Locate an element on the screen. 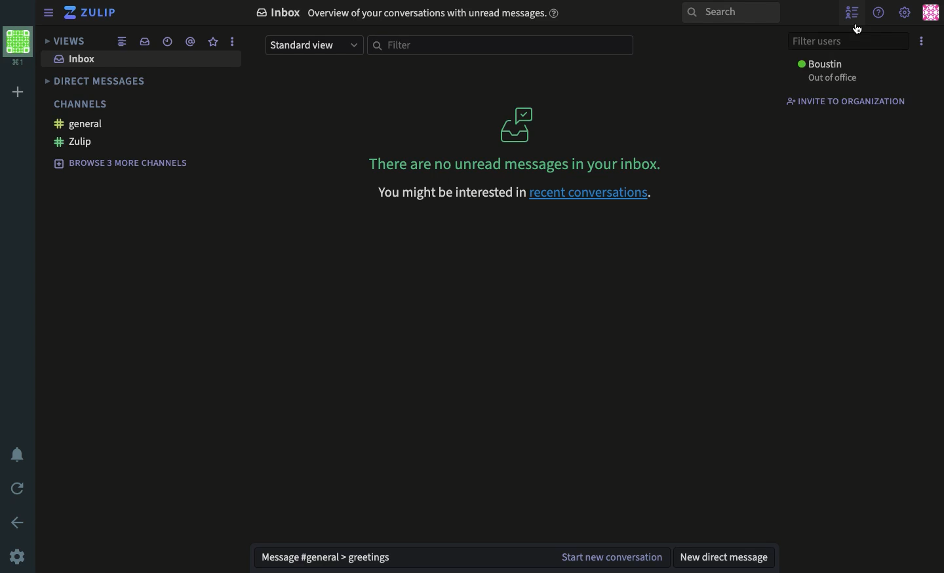  search is located at coordinates (732, 13).